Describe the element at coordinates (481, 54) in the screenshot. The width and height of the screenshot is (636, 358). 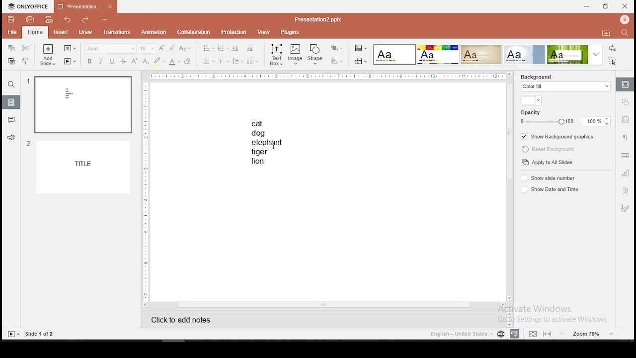
I see `theme ` at that location.